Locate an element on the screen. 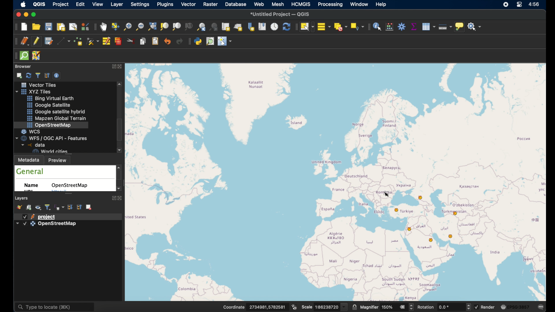 This screenshot has width=555, height=312. scroll down arrow is located at coordinates (120, 151).